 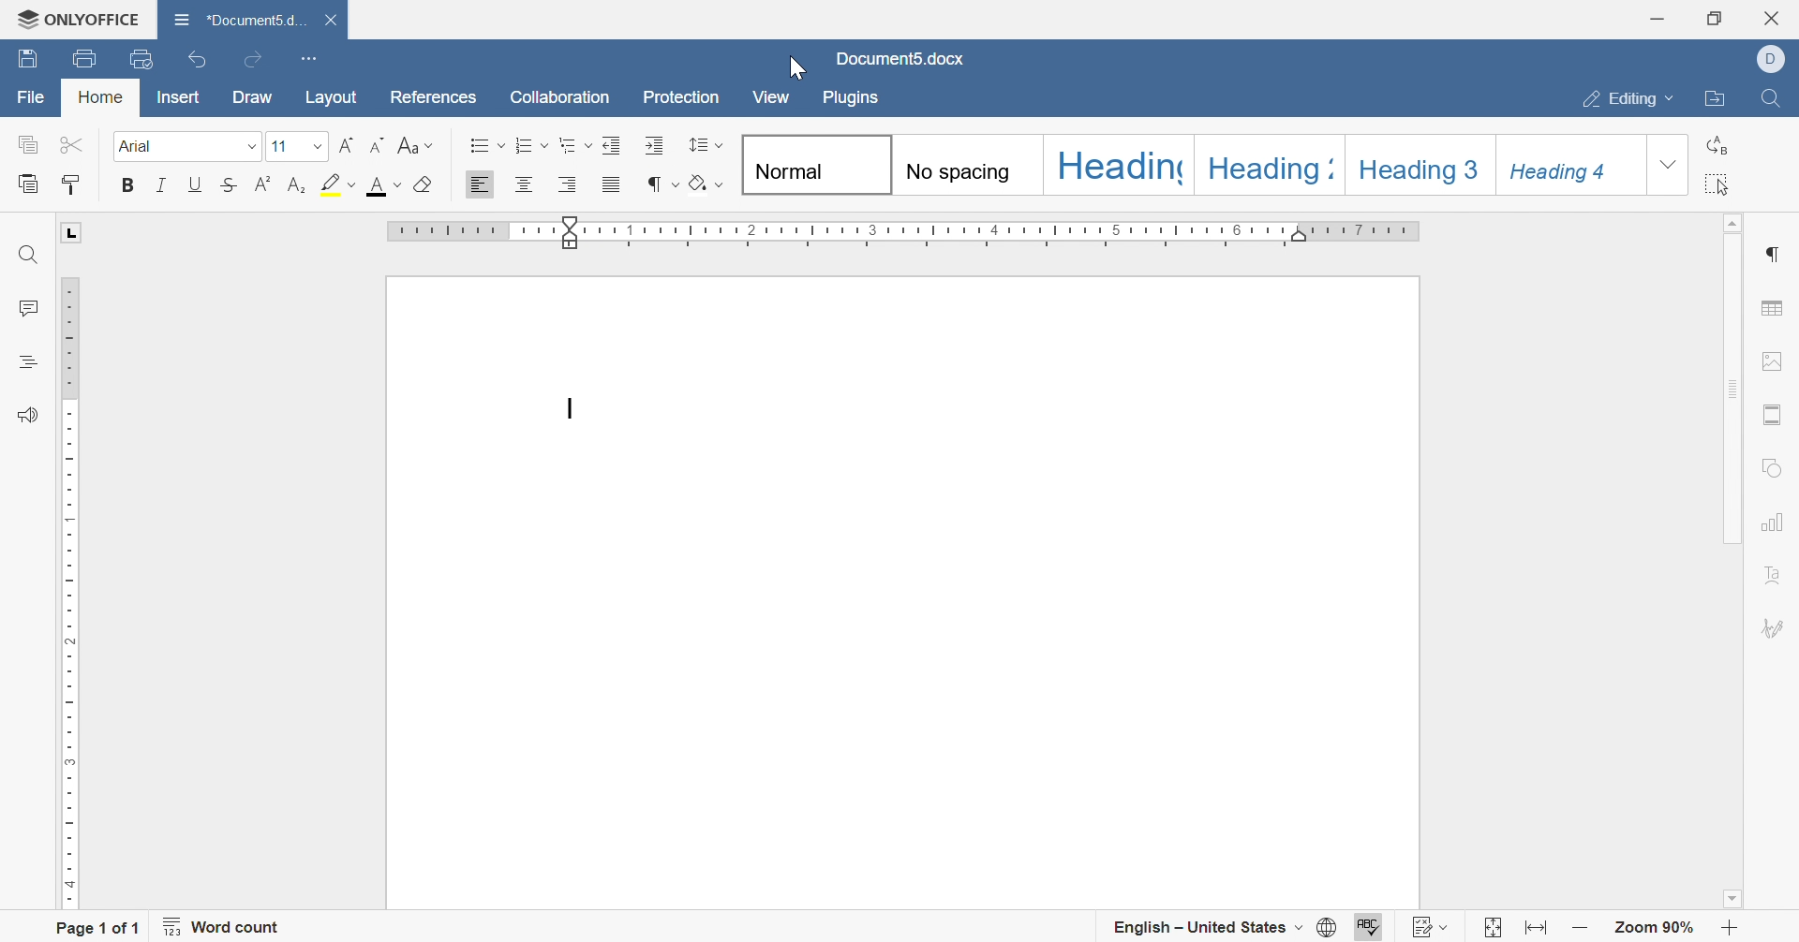 I want to click on superscript, so click(x=264, y=183).